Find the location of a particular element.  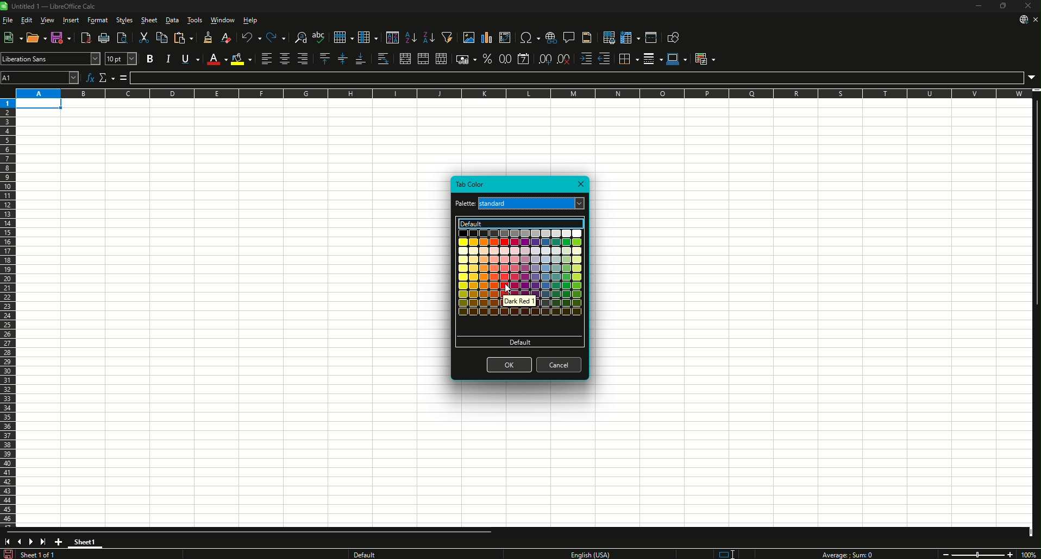

Tools is located at coordinates (195, 20).